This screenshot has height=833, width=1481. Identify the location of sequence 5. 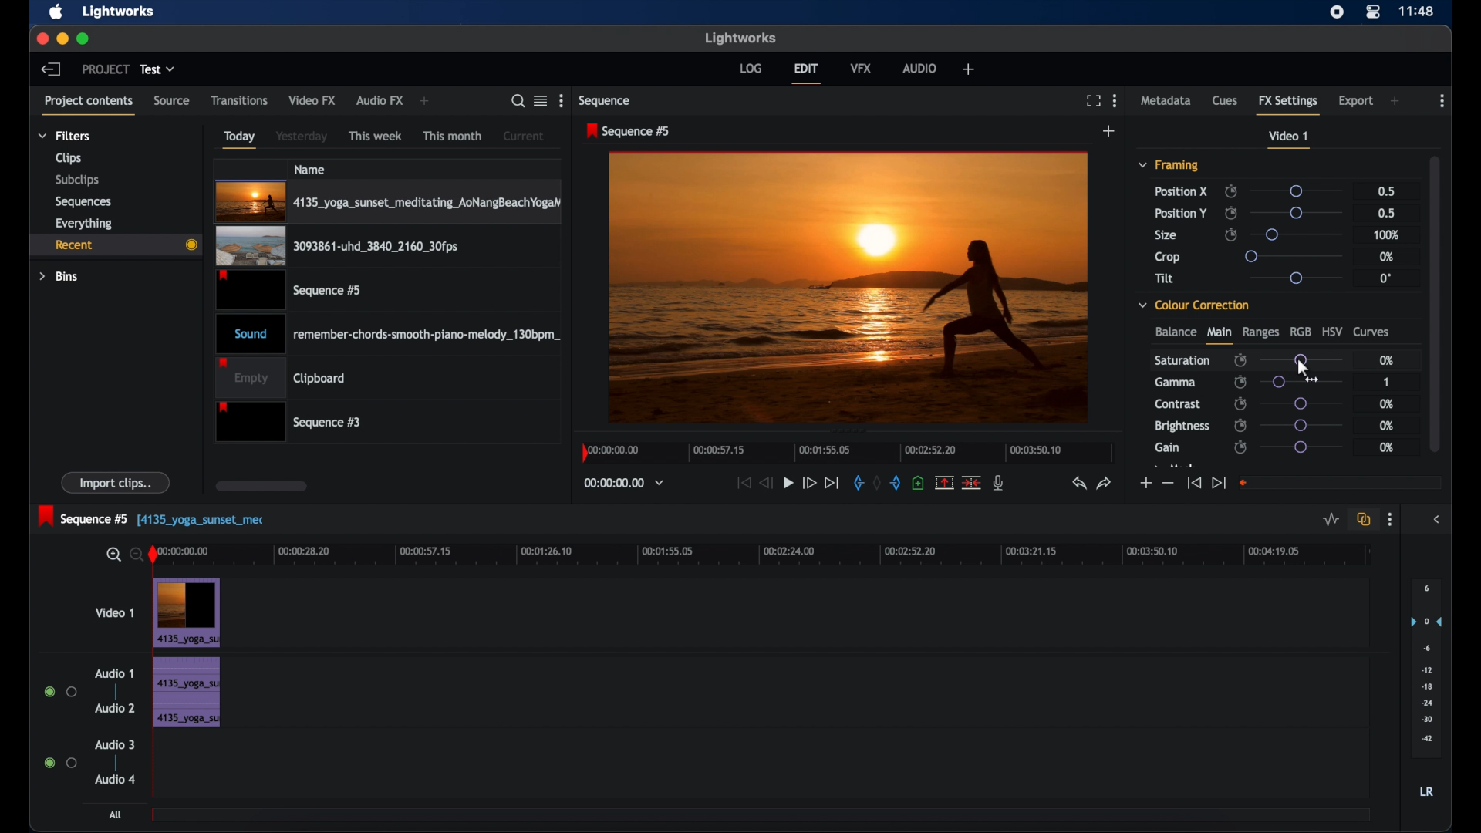
(84, 516).